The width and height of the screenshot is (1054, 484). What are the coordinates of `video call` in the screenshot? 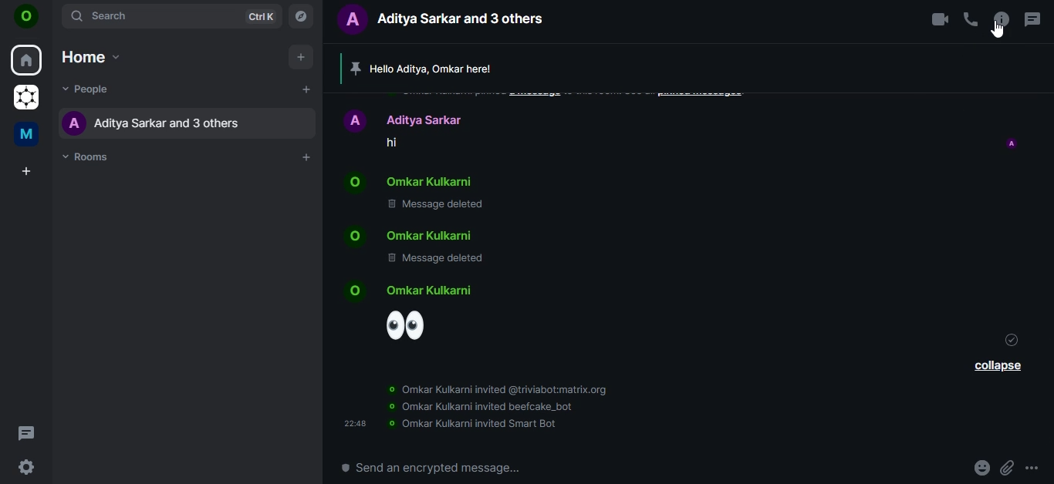 It's located at (937, 18).